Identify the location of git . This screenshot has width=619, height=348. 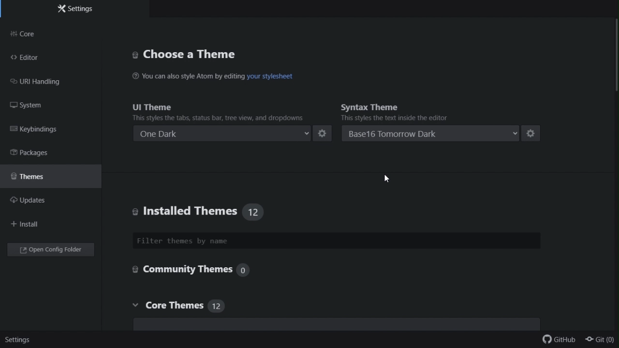
(603, 339).